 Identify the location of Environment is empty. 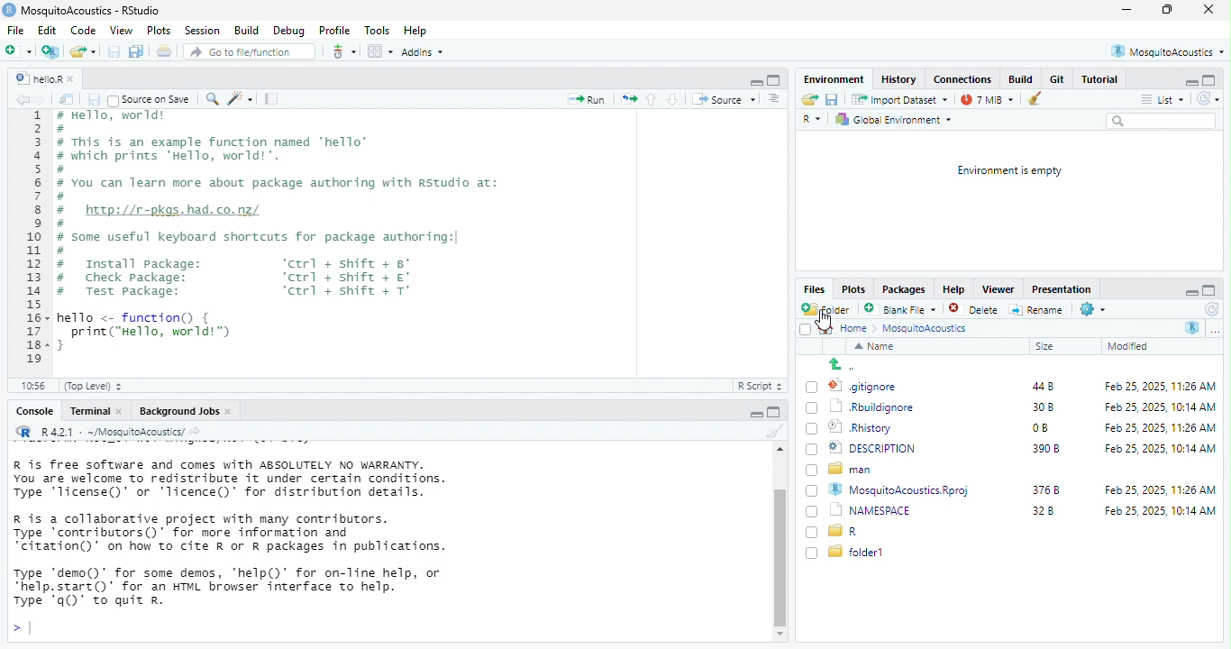
(1003, 171).